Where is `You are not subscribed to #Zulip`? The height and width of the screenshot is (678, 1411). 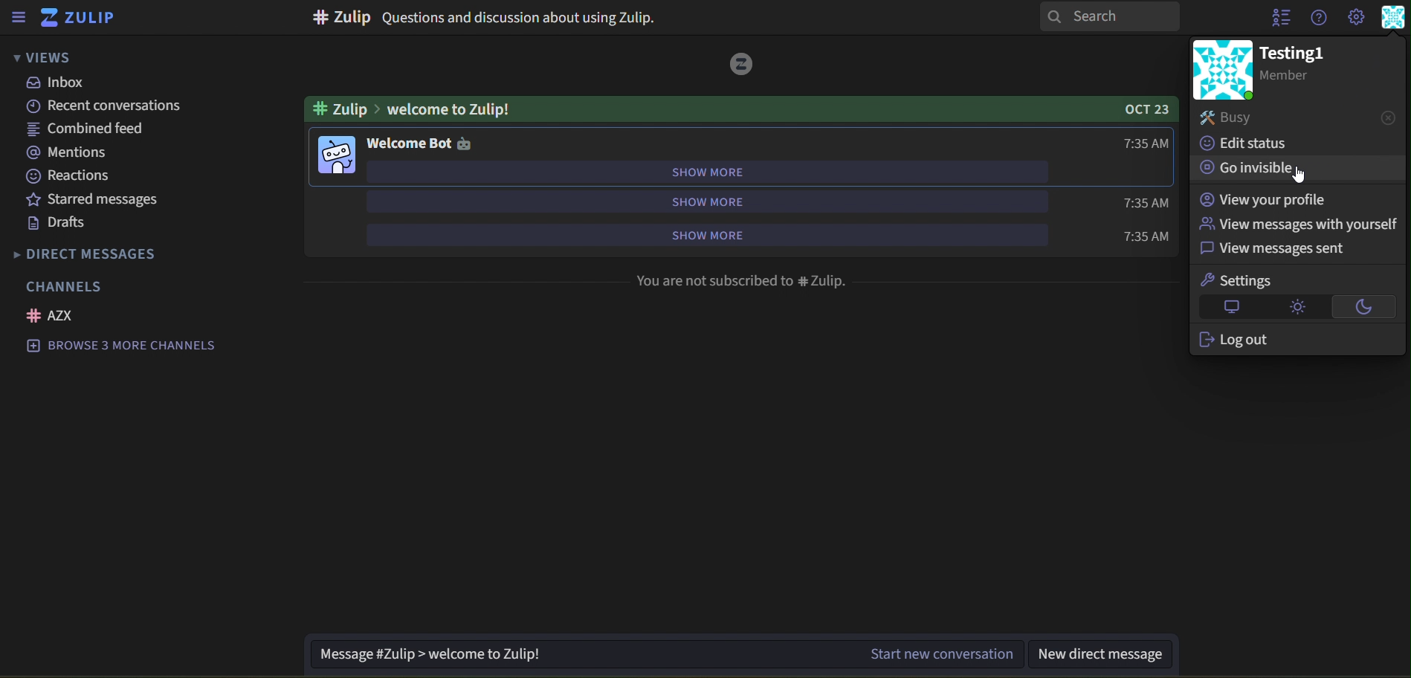 You are not subscribed to #Zulip is located at coordinates (743, 282).